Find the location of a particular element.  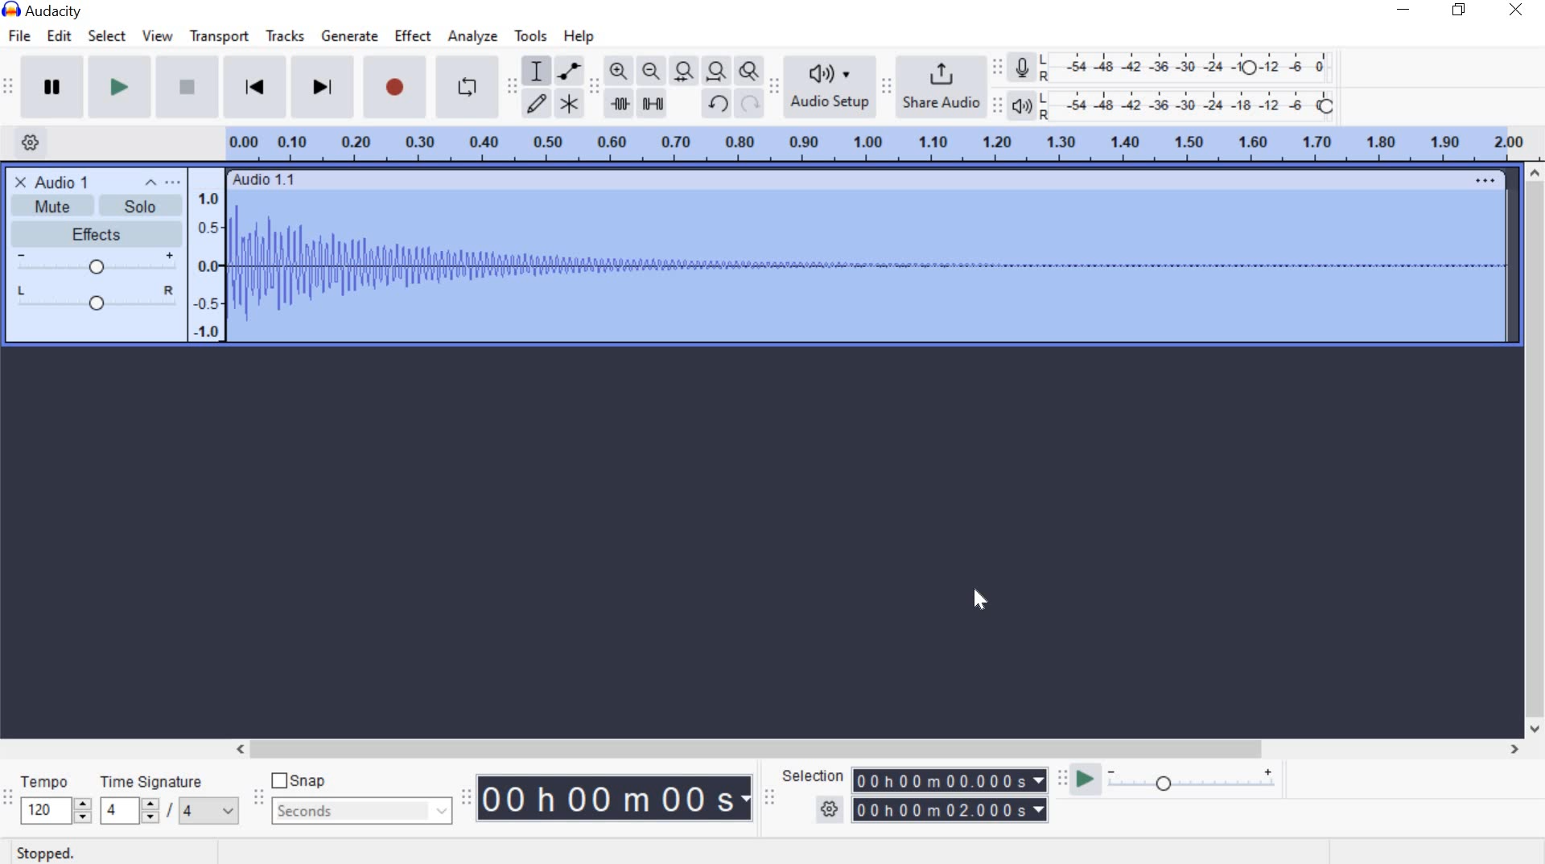

Selection toolbar is located at coordinates (772, 797).